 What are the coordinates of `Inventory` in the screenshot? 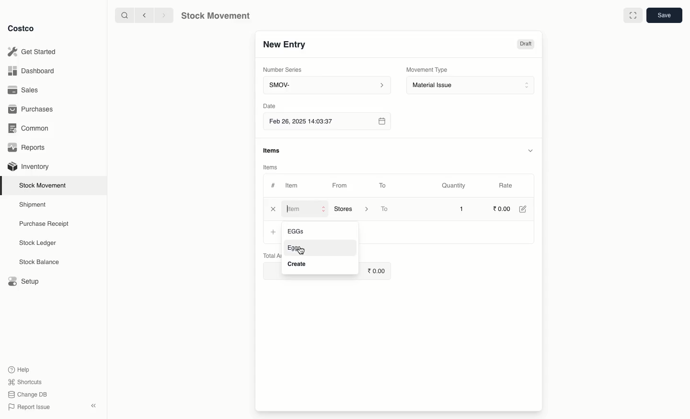 It's located at (30, 167).